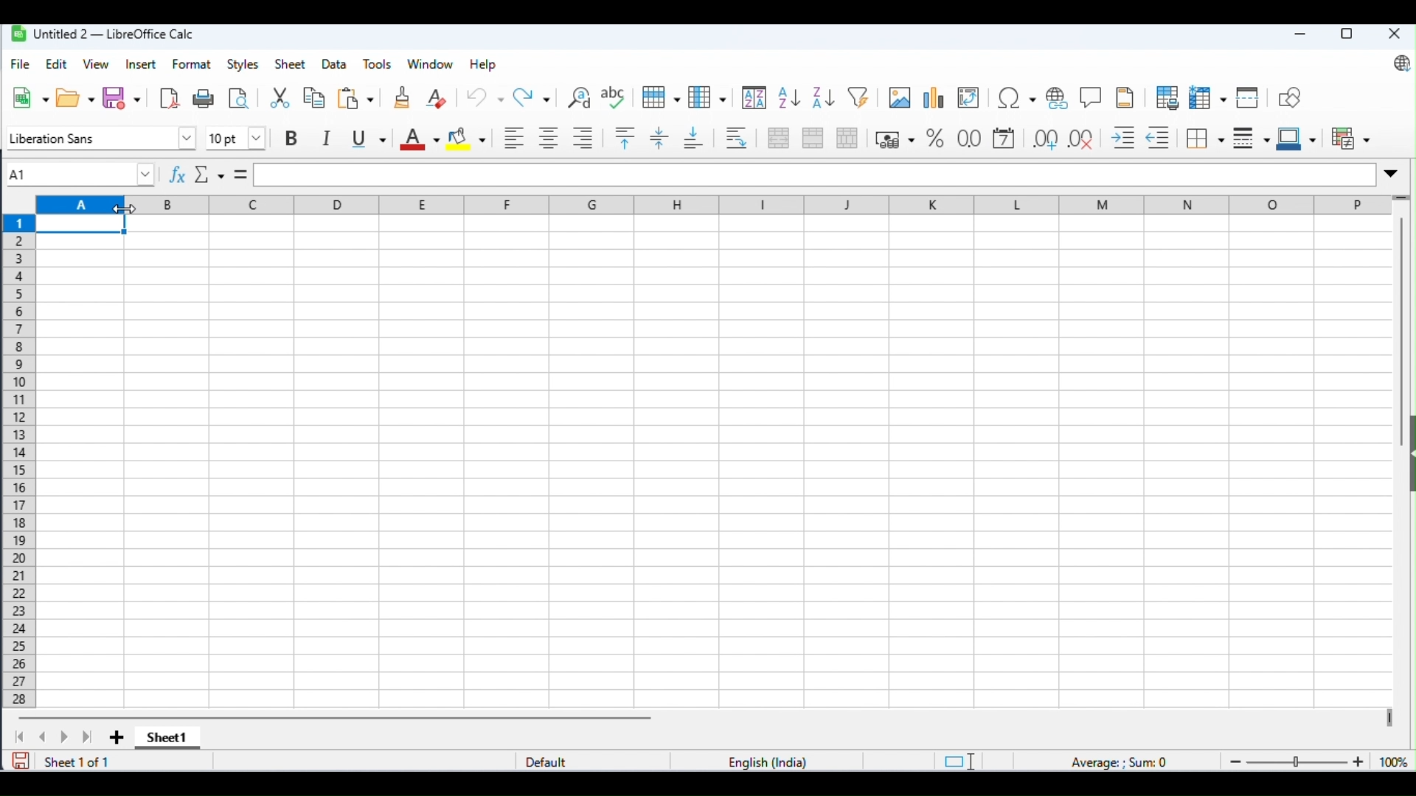 The height and width of the screenshot is (796, 1416). Describe the element at coordinates (848, 137) in the screenshot. I see `unmerge cells` at that location.